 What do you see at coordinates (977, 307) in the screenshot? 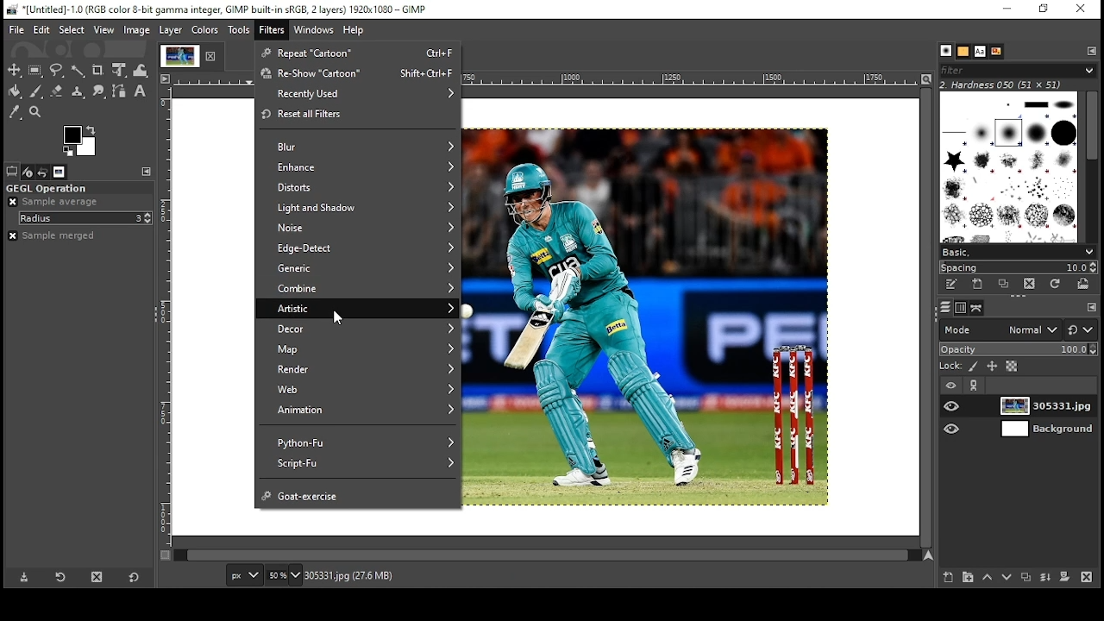
I see `paths` at bounding box center [977, 307].